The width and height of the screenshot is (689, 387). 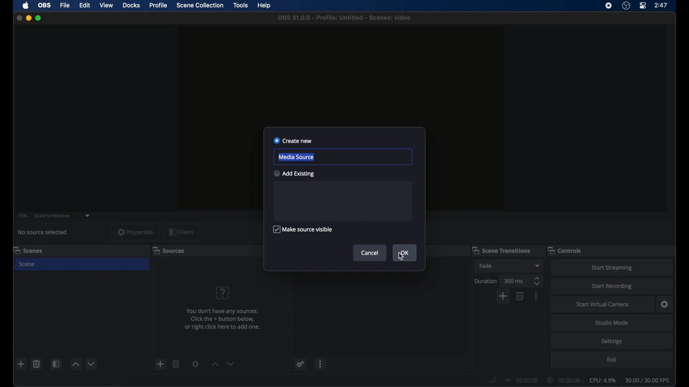 I want to click on delete, so click(x=37, y=364).